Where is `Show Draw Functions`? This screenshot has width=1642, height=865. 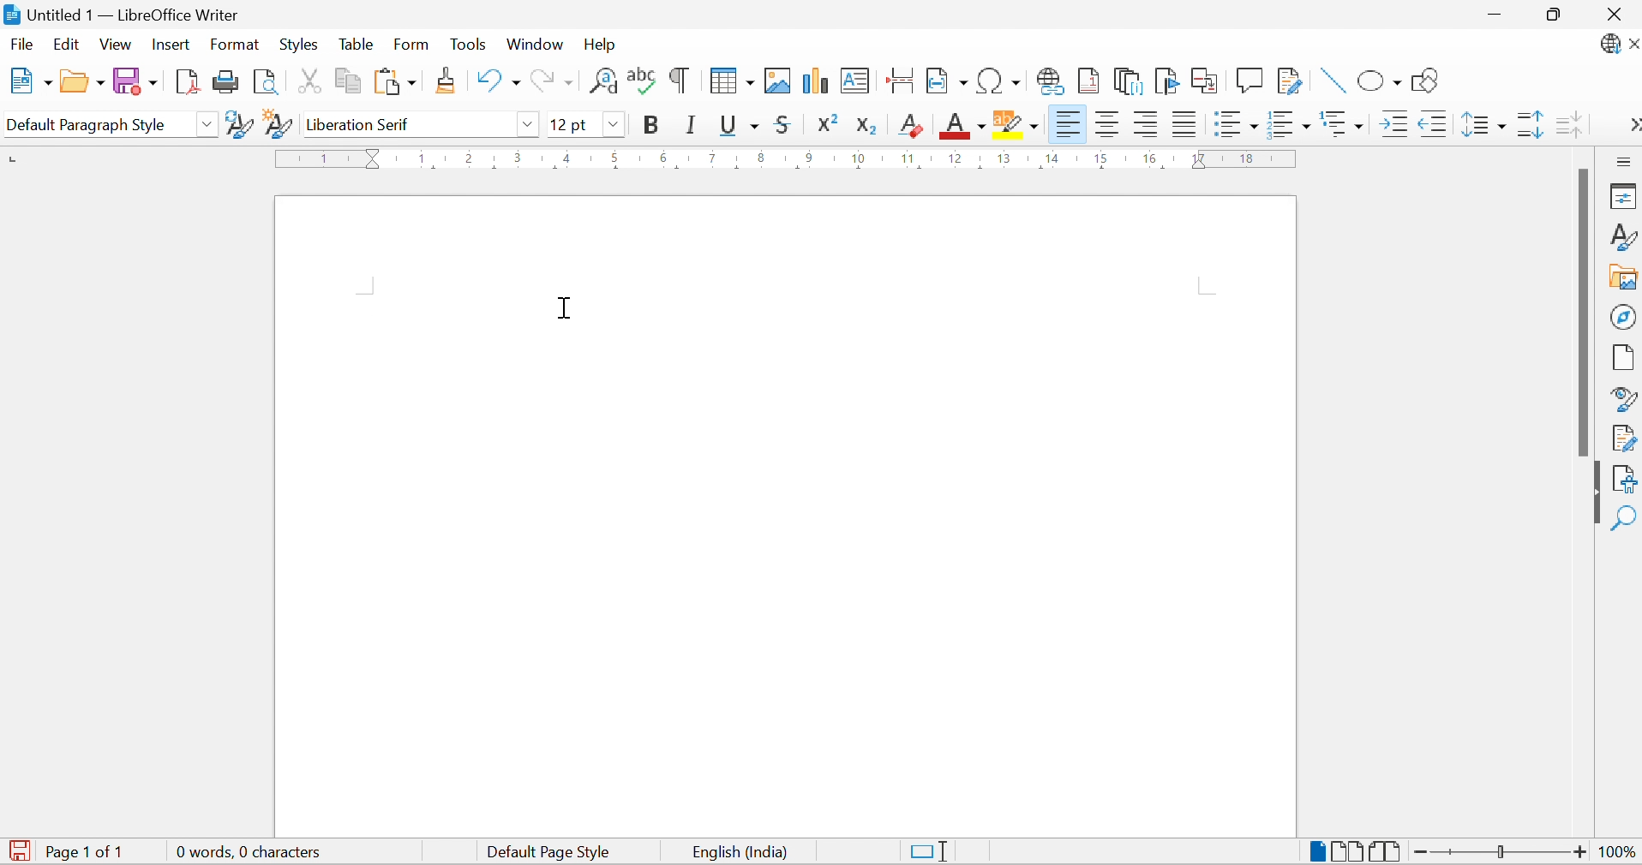
Show Draw Functions is located at coordinates (1426, 81).